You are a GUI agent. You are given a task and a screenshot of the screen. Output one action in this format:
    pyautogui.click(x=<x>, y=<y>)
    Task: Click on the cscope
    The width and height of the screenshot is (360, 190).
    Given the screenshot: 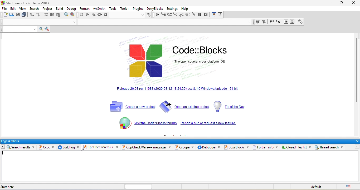 What is the action you would take?
    pyautogui.click(x=183, y=147)
    